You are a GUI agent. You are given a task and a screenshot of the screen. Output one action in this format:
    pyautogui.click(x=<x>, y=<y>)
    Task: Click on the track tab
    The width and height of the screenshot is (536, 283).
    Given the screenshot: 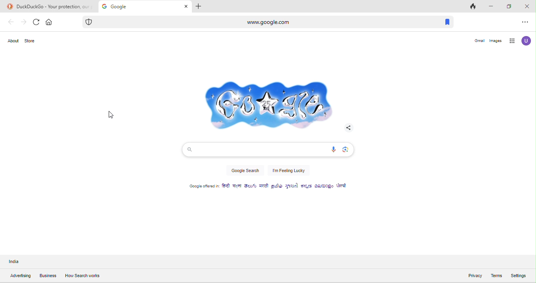 What is the action you would take?
    pyautogui.click(x=474, y=7)
    